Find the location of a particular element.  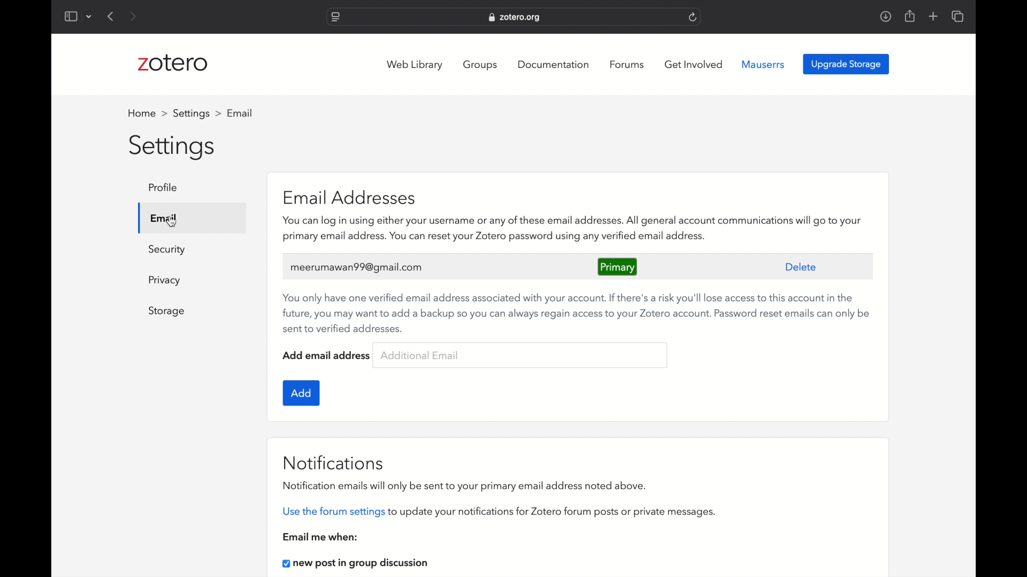

settings is located at coordinates (173, 148).